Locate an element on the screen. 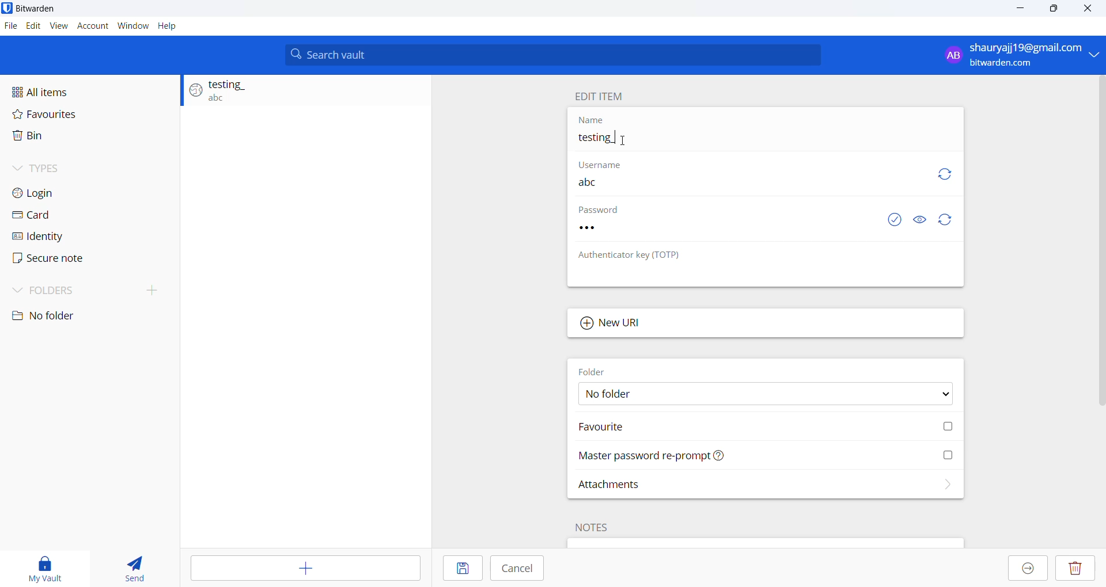  check password exposed is located at coordinates (888, 222).